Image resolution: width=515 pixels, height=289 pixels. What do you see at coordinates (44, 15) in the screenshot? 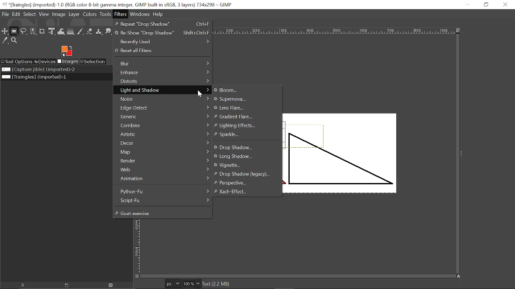
I see `View` at bounding box center [44, 15].